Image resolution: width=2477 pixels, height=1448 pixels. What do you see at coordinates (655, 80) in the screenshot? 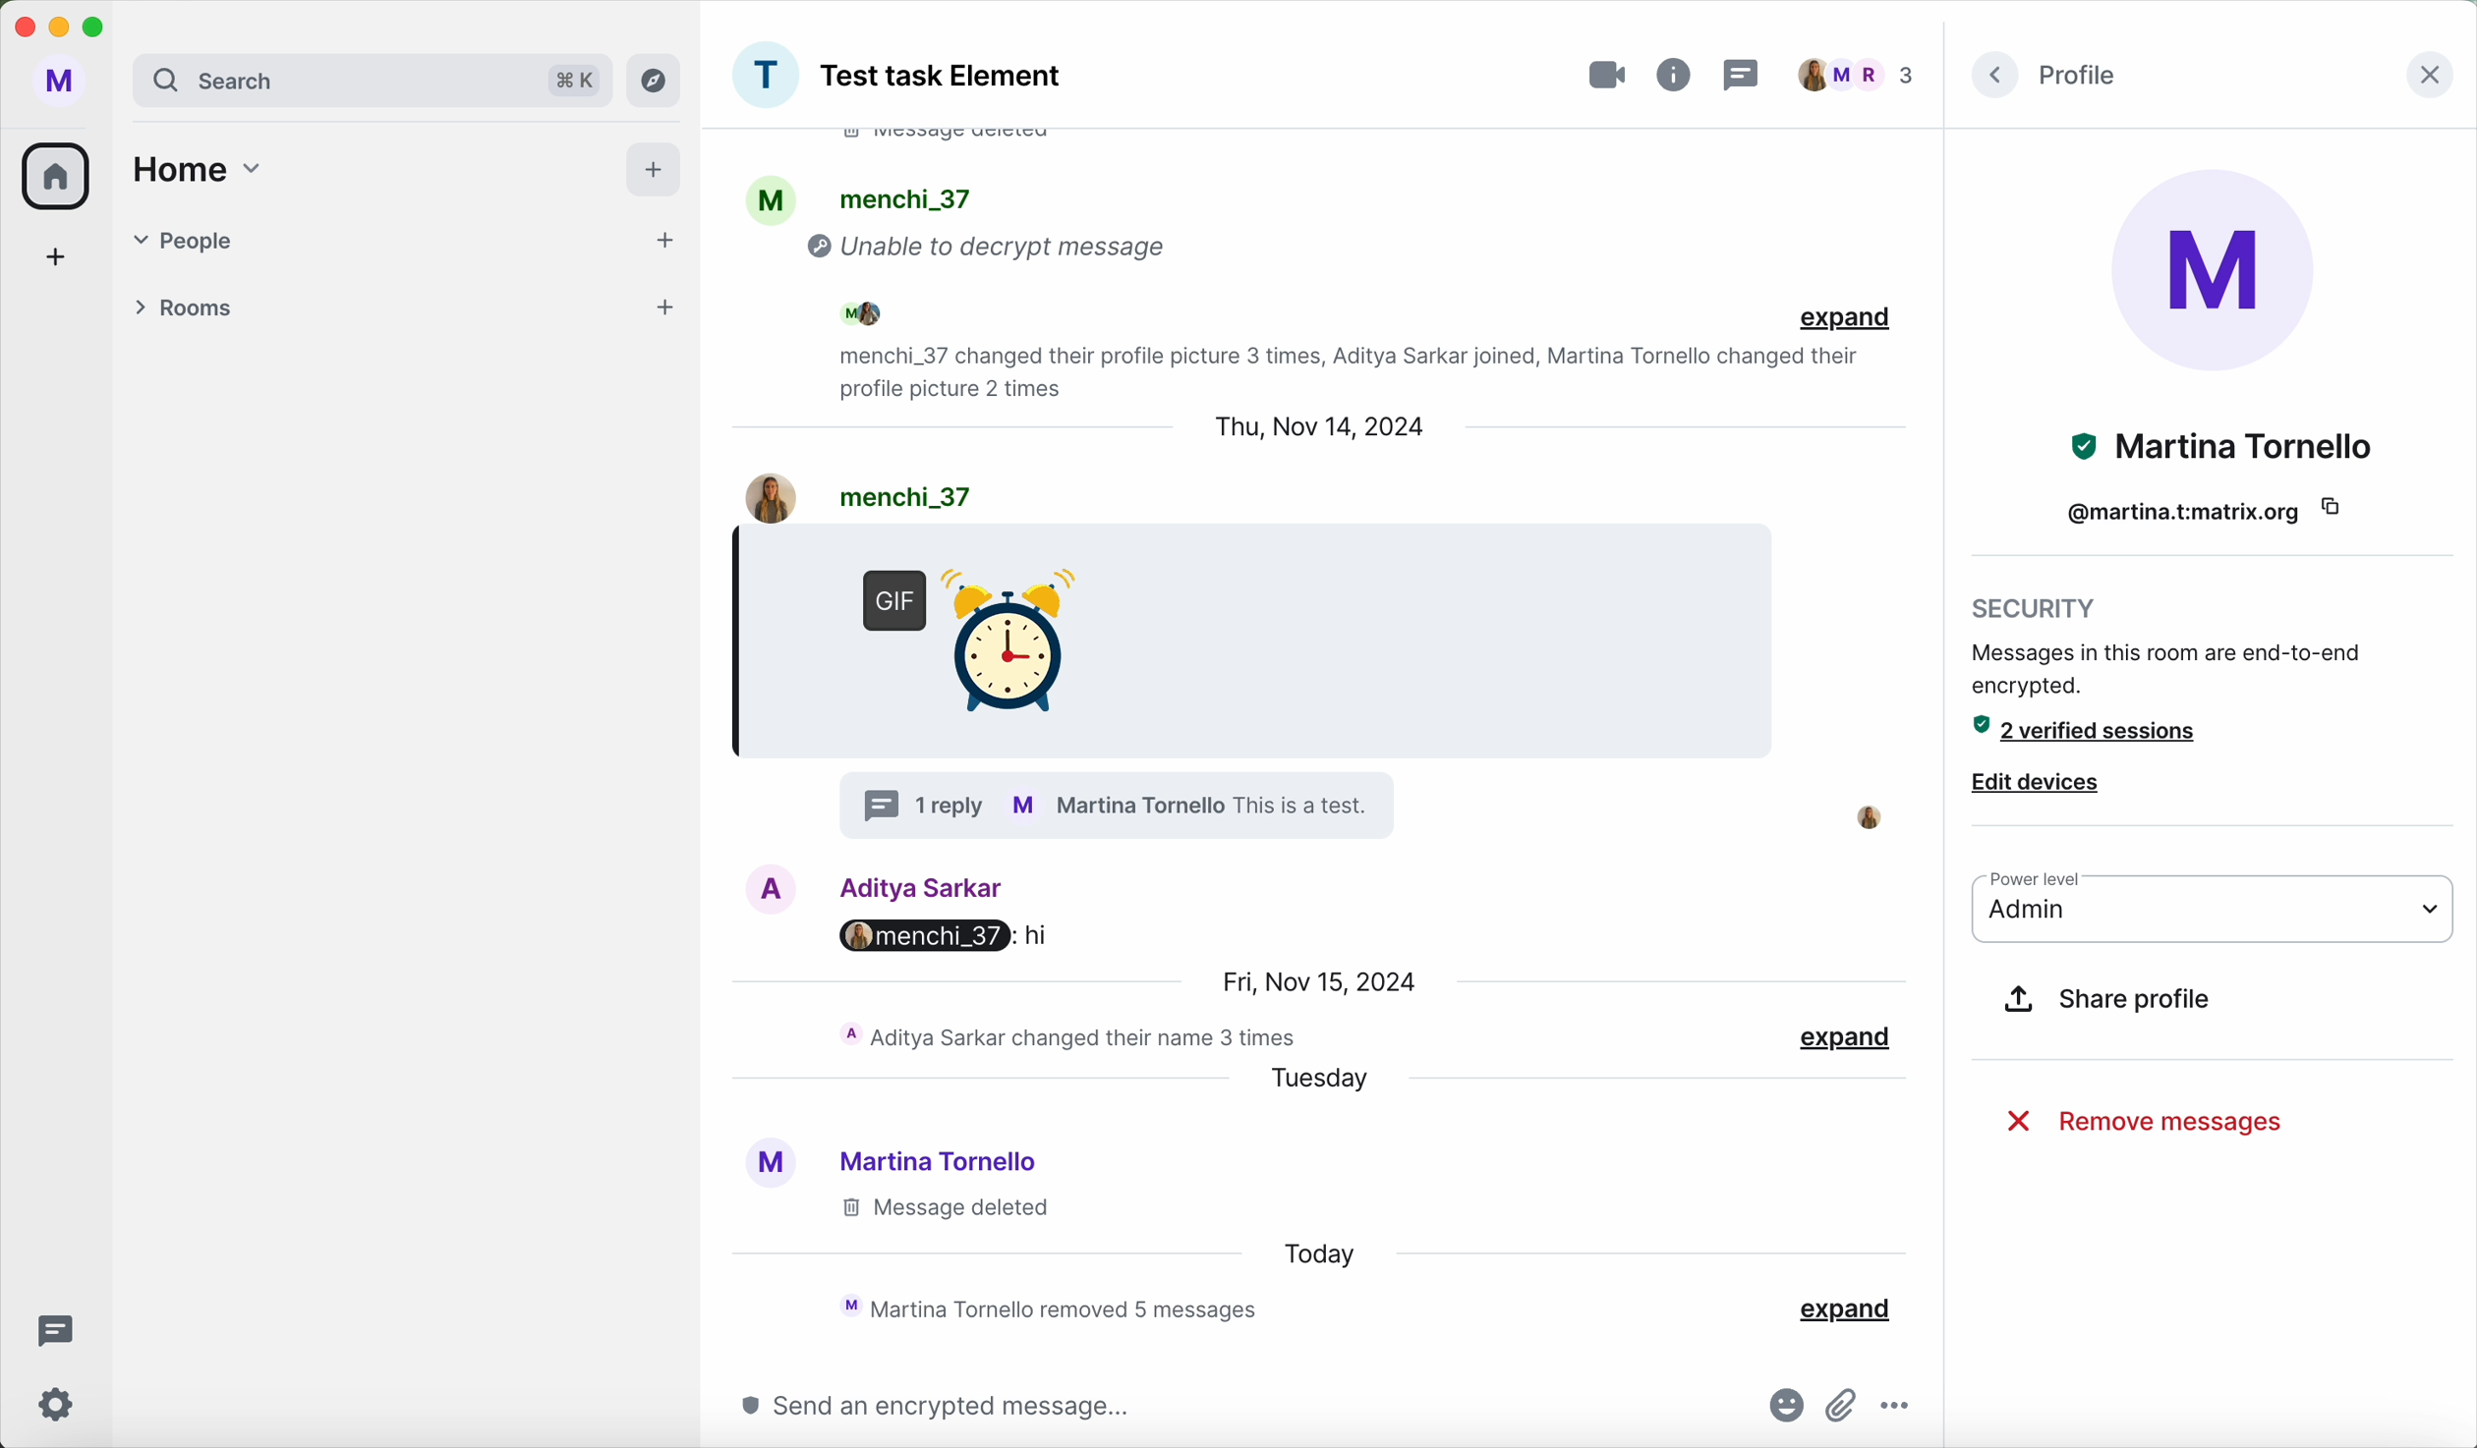
I see `explore` at bounding box center [655, 80].